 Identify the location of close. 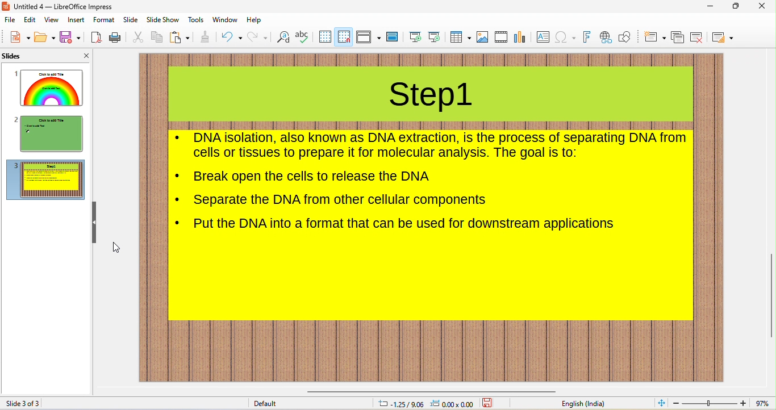
(81, 55).